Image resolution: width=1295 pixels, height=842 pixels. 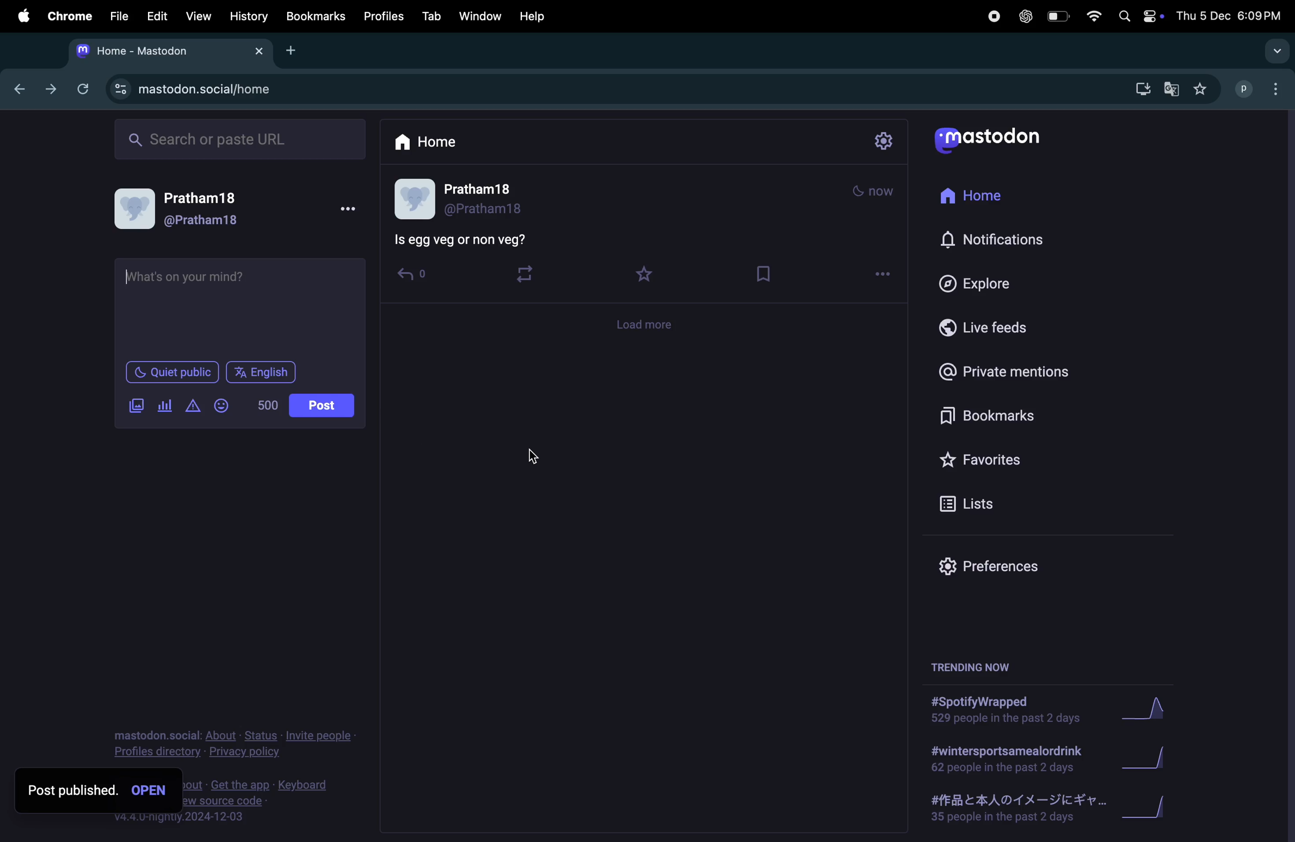 I want to click on boost, so click(x=531, y=275).